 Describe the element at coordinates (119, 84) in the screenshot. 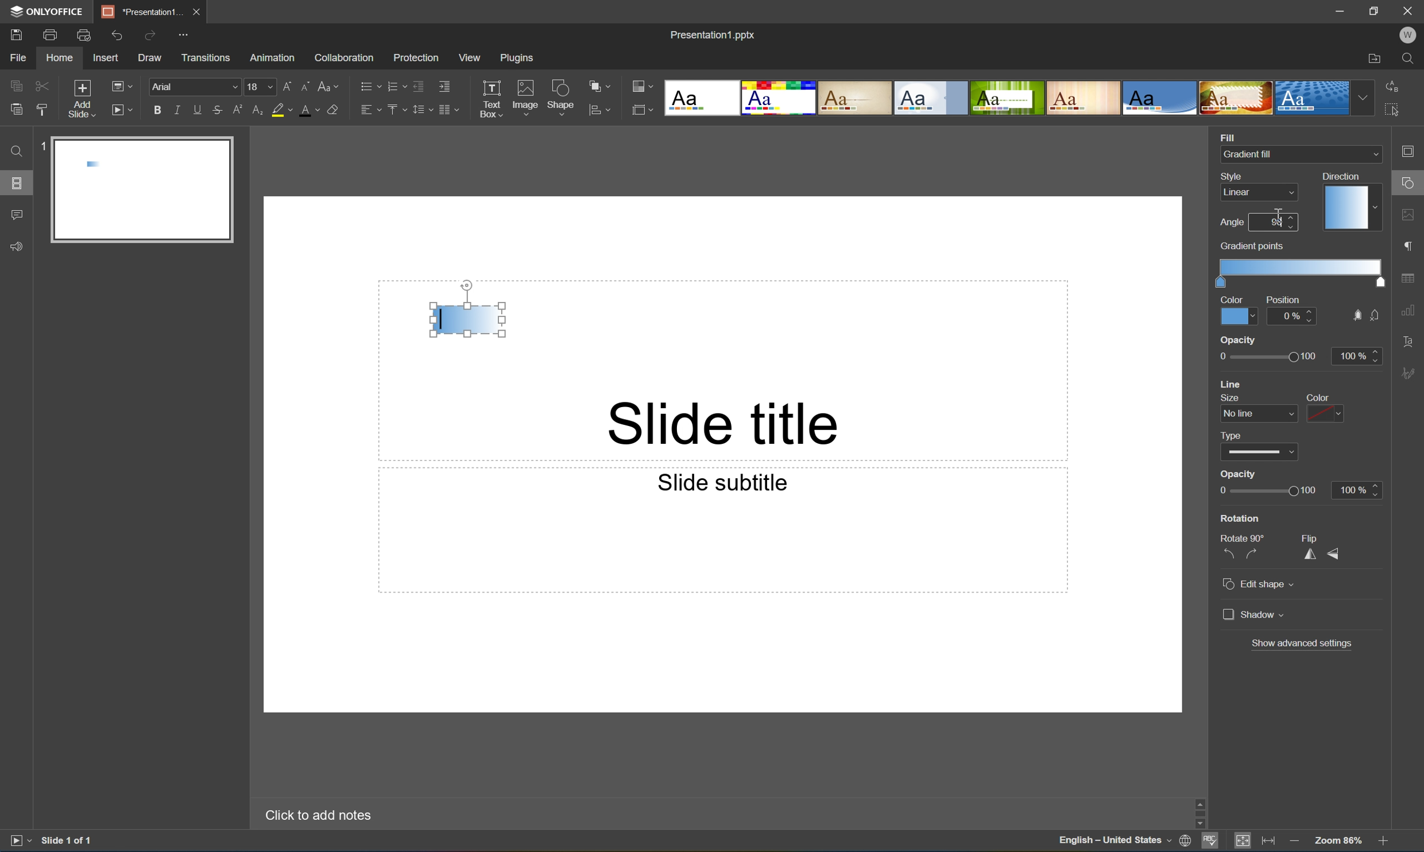

I see `Change slide layout` at that location.